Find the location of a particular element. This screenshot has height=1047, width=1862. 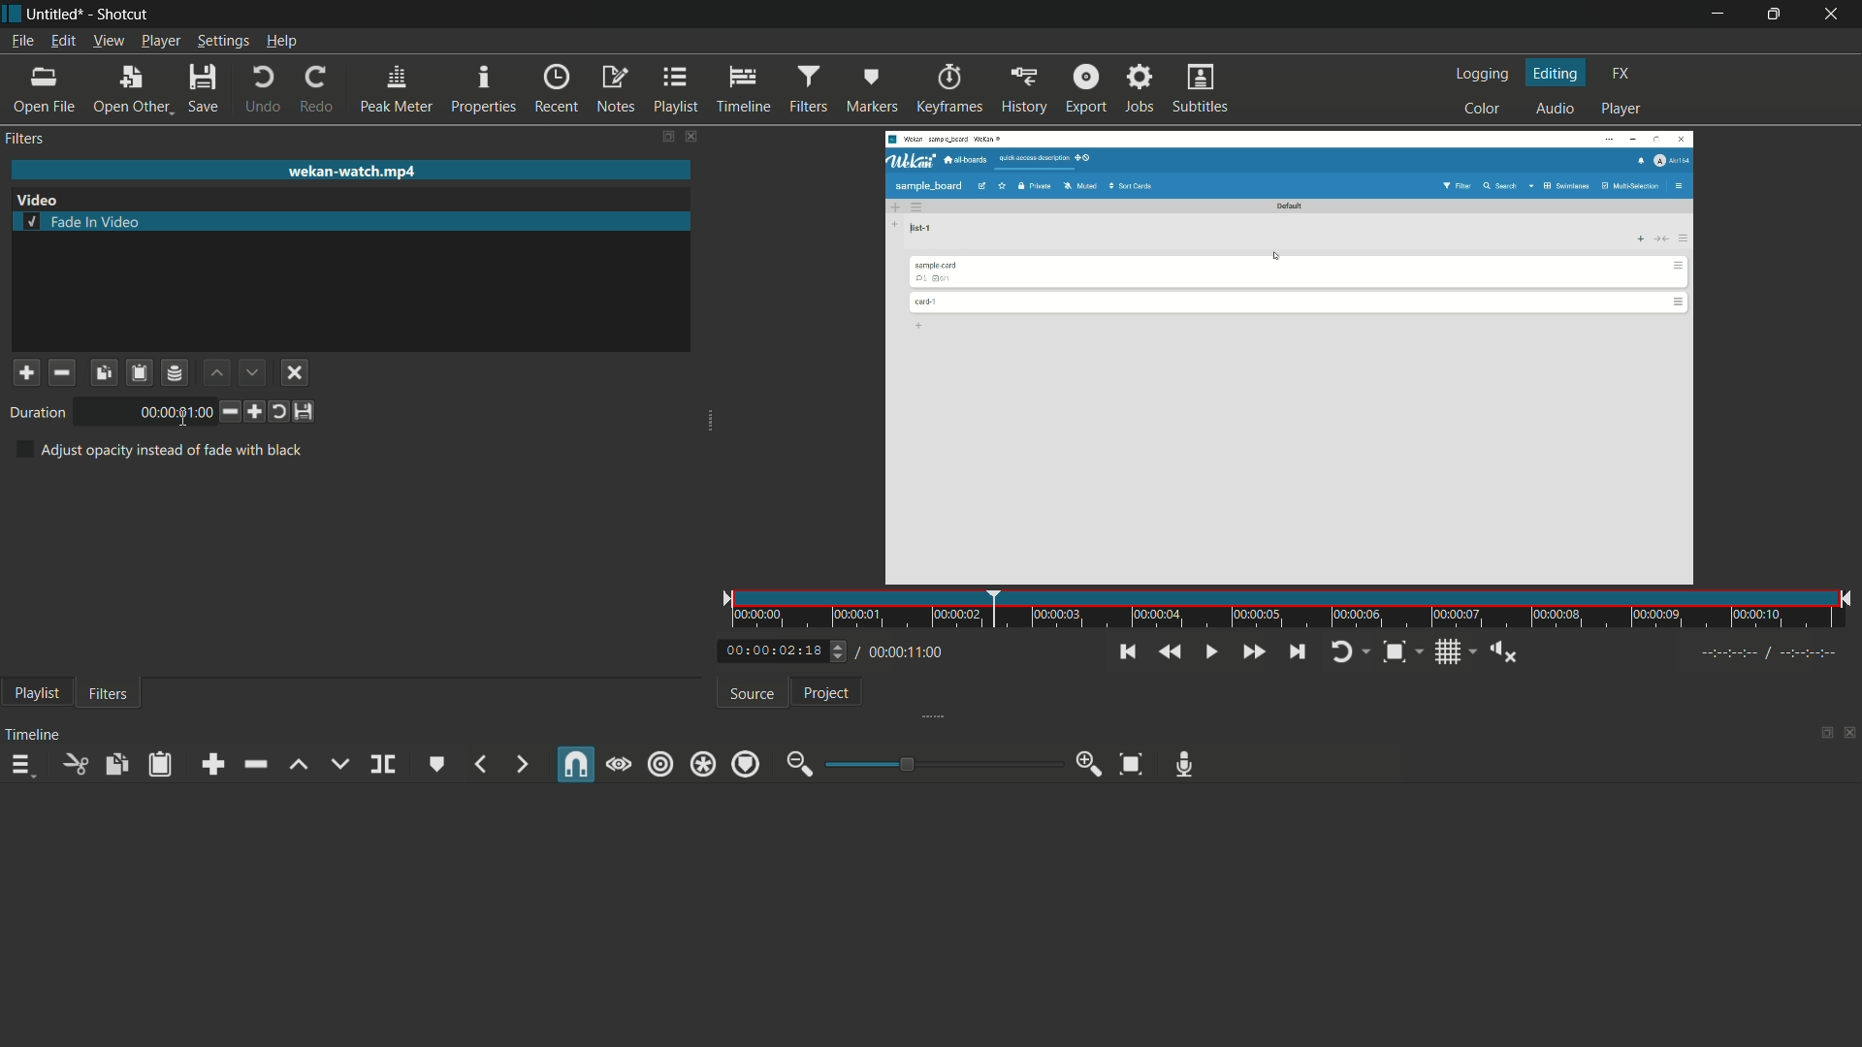

adjust is located at coordinates (832, 650).